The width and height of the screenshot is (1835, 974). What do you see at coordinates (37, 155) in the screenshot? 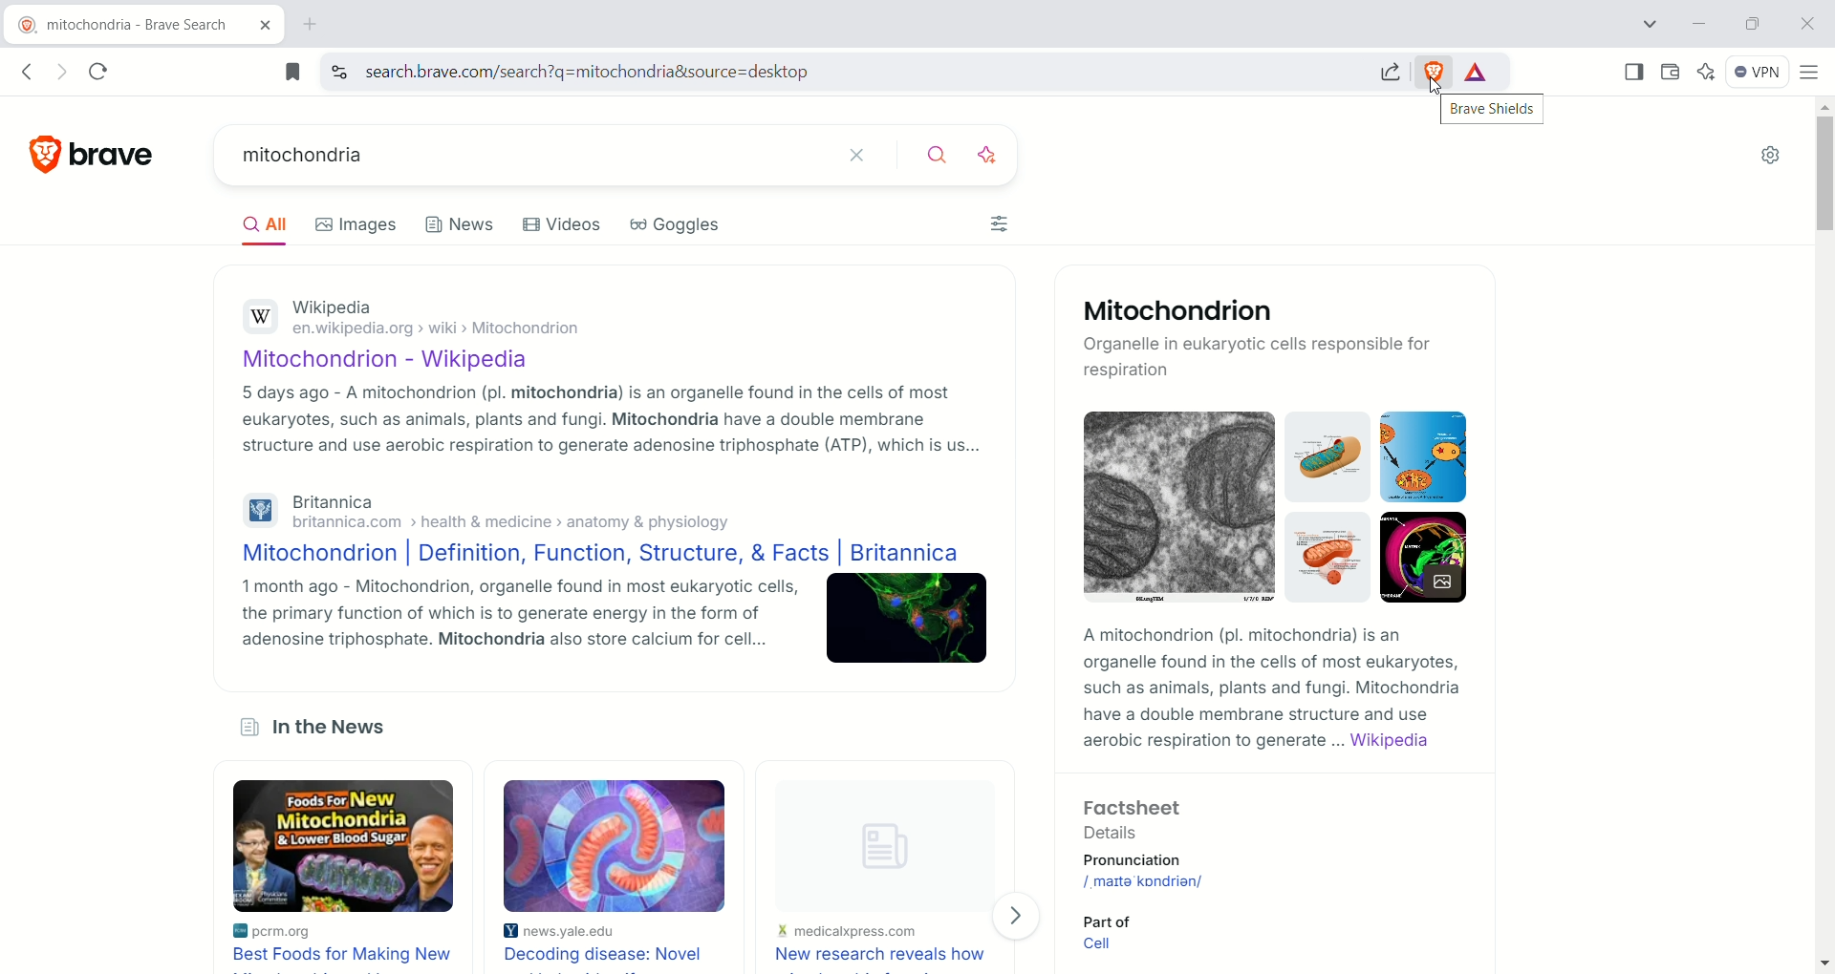
I see `logo` at bounding box center [37, 155].